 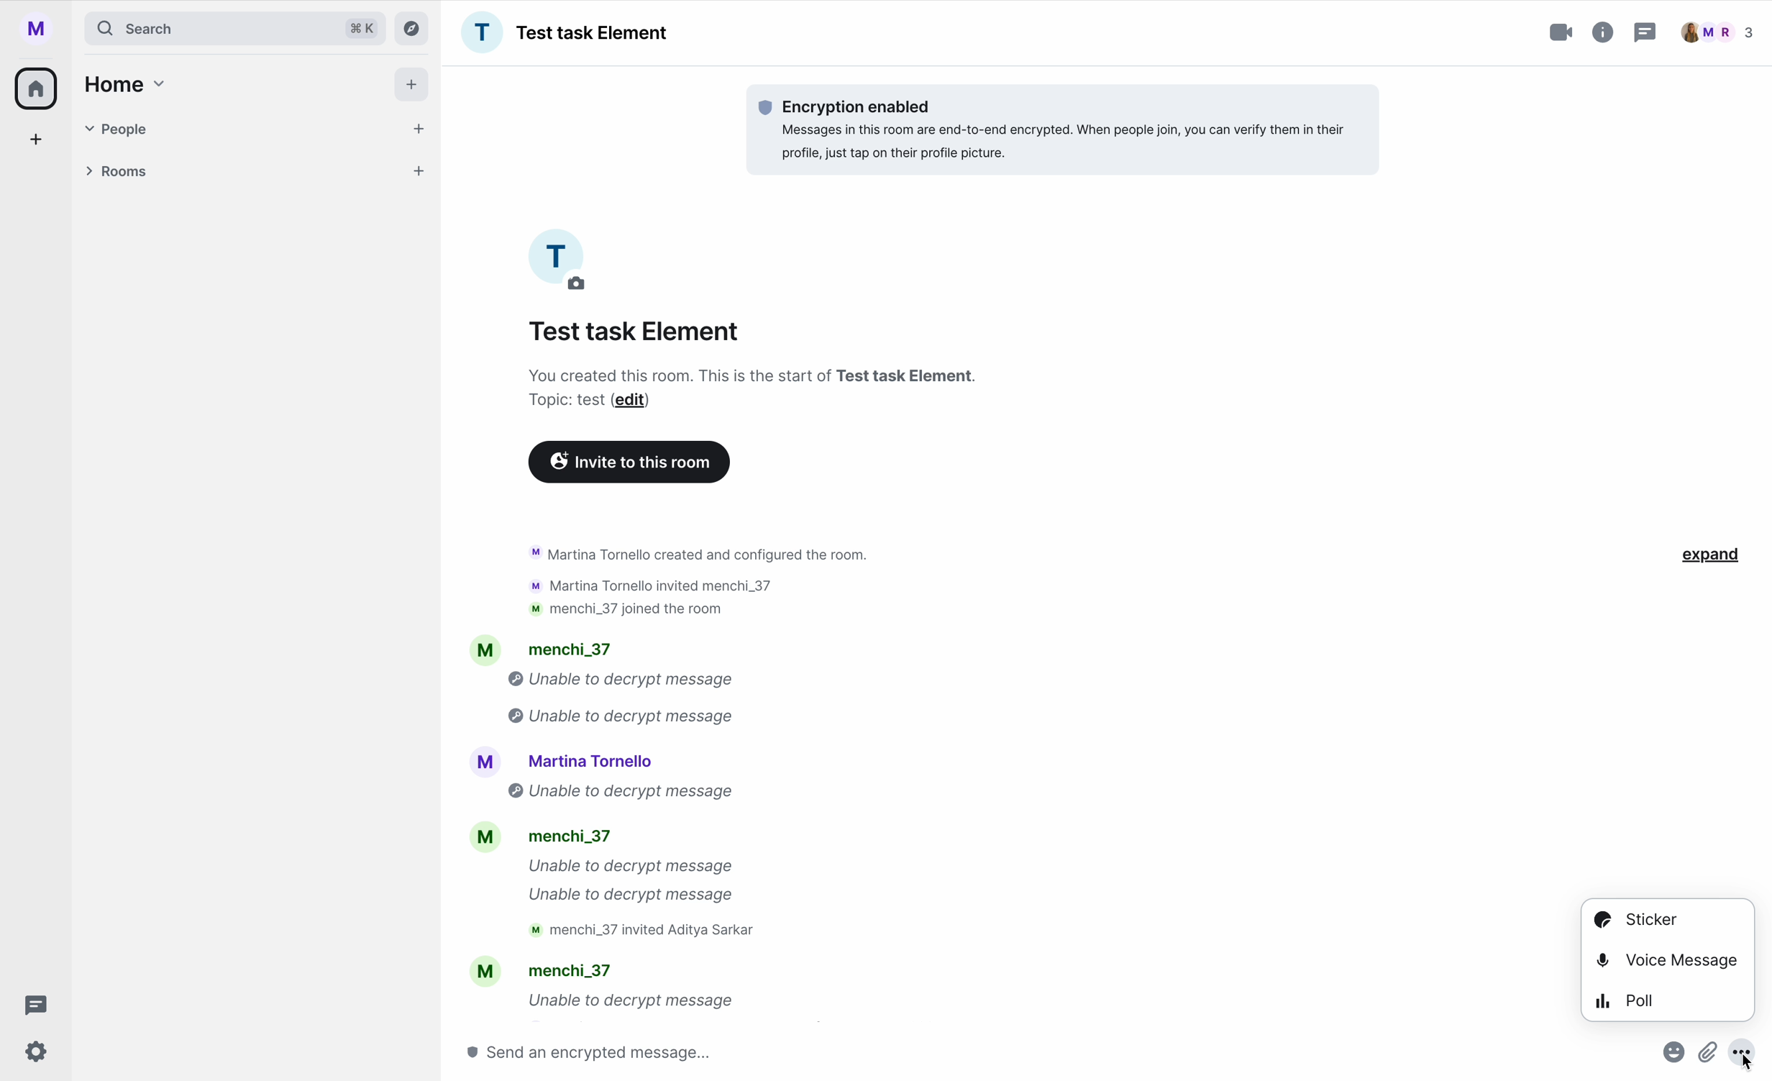 I want to click on profile picture, so click(x=42, y=29).